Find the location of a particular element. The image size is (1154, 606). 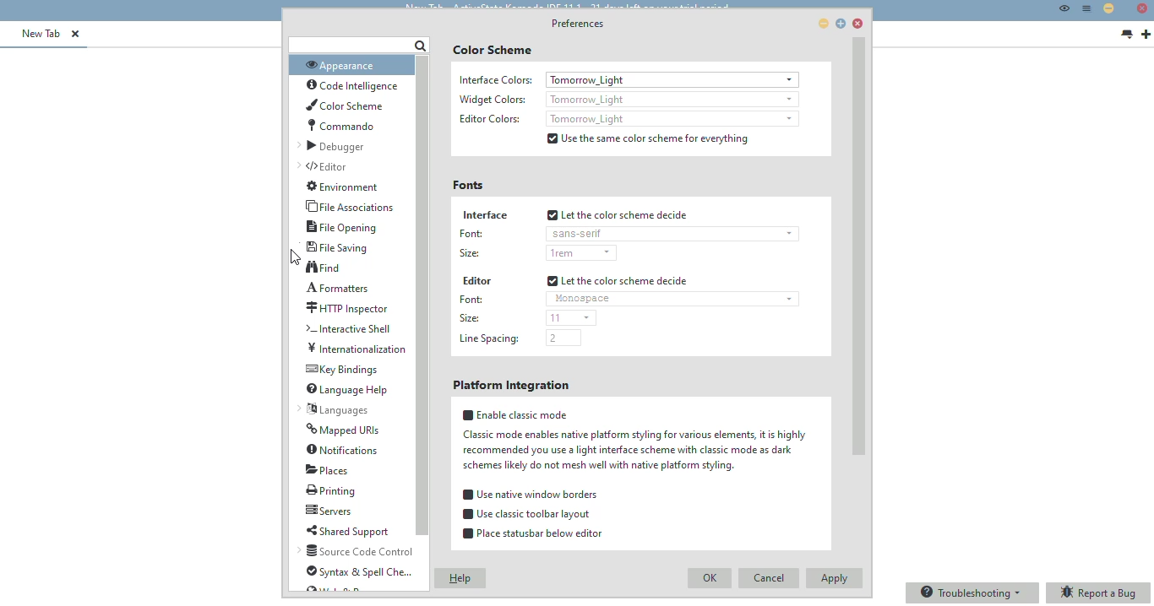

editor is located at coordinates (323, 165).